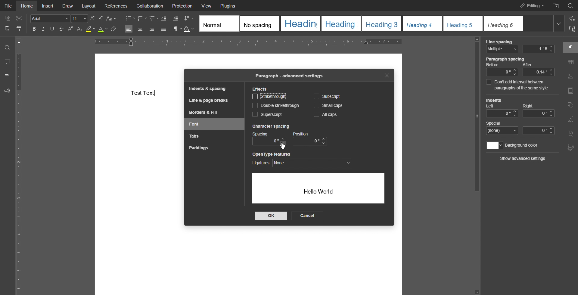 The width and height of the screenshot is (578, 295). What do you see at coordinates (79, 29) in the screenshot?
I see `Subscript` at bounding box center [79, 29].